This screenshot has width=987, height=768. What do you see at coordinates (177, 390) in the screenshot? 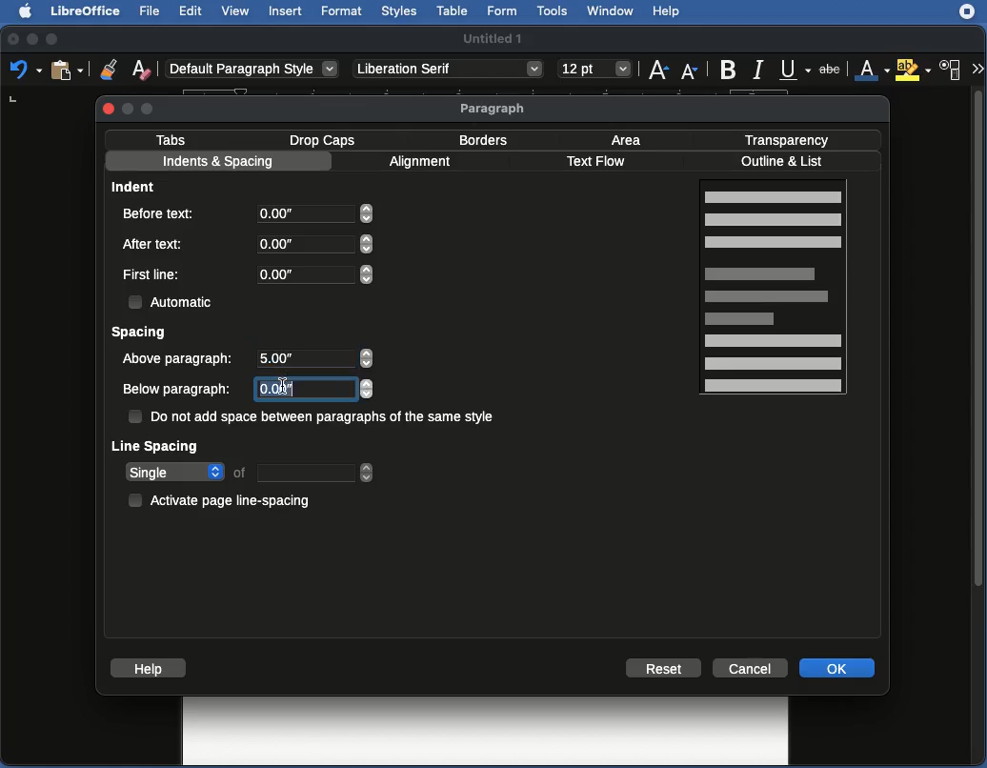
I see `Below paragraph ` at bounding box center [177, 390].